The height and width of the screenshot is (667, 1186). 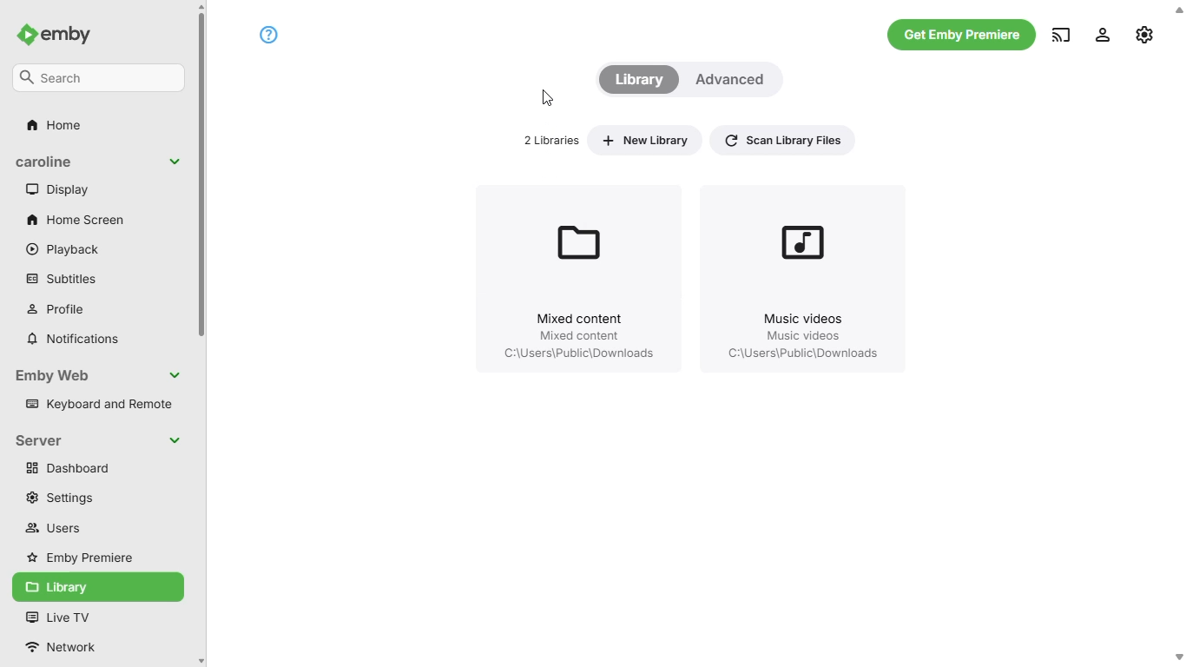 What do you see at coordinates (802, 276) in the screenshot?
I see `Music videos
C:\Users\Public\Downloads.` at bounding box center [802, 276].